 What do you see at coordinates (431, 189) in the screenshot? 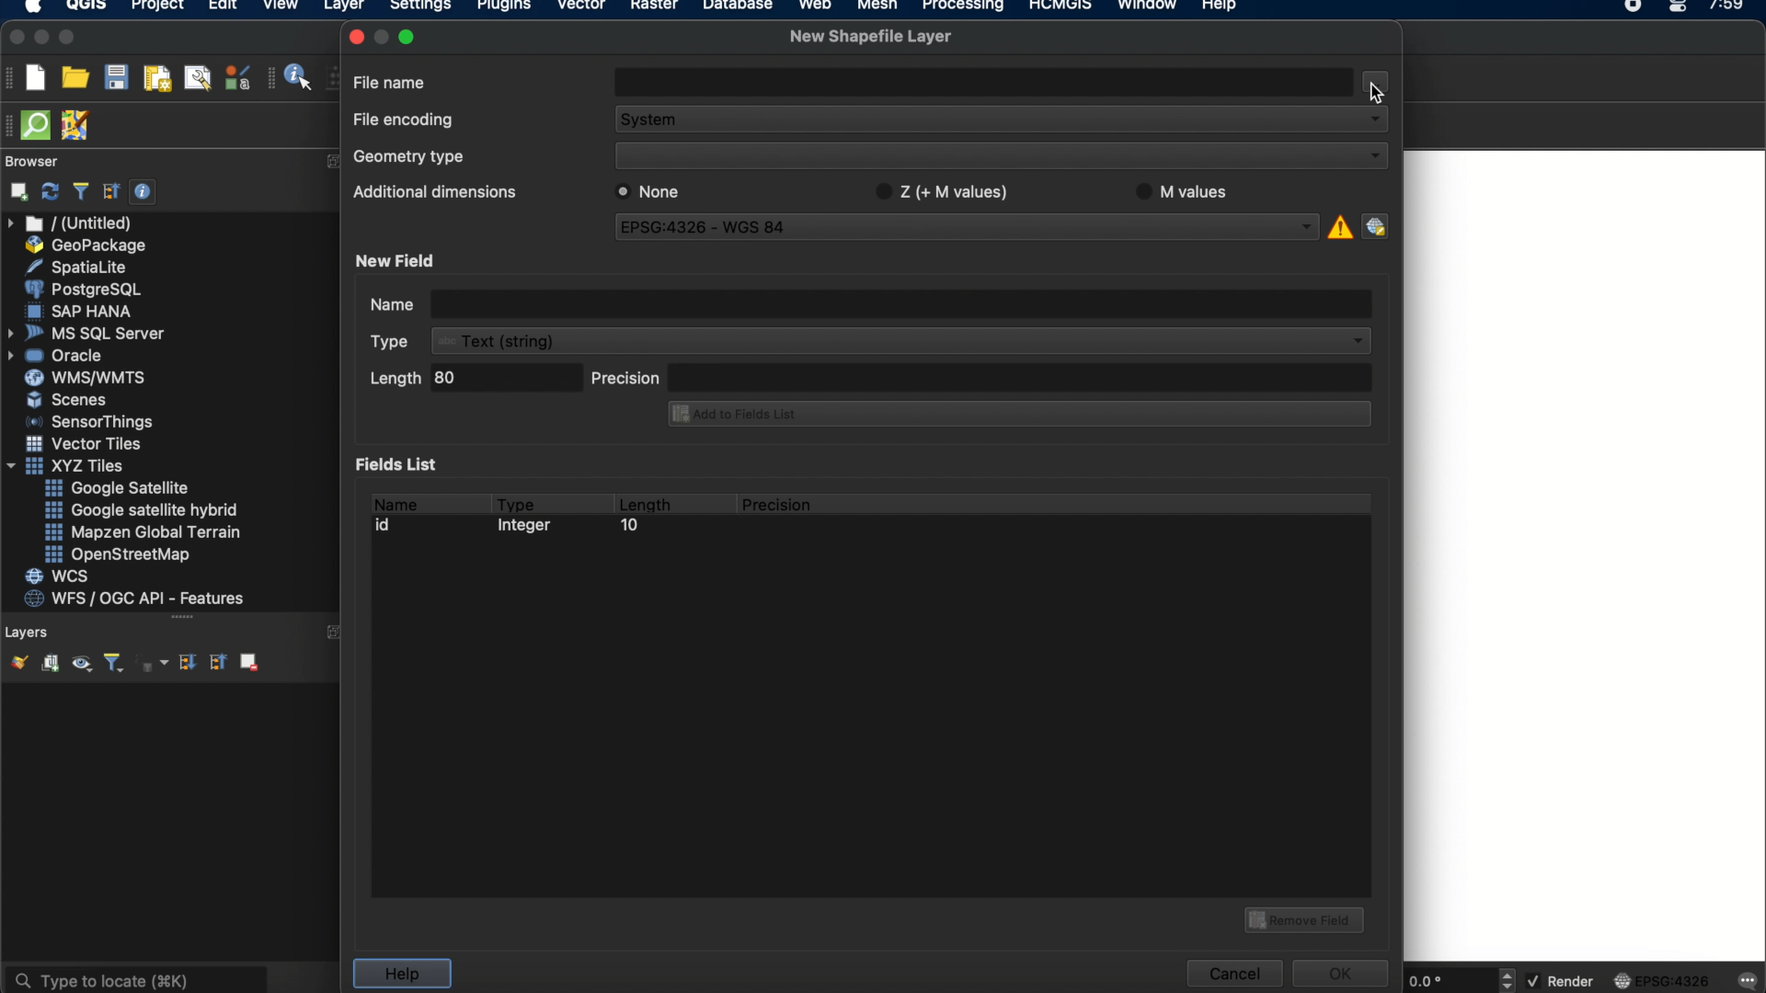
I see `additional dimensions` at bounding box center [431, 189].